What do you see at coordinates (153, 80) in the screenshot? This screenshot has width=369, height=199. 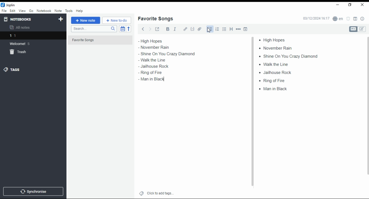 I see `man in black` at bounding box center [153, 80].